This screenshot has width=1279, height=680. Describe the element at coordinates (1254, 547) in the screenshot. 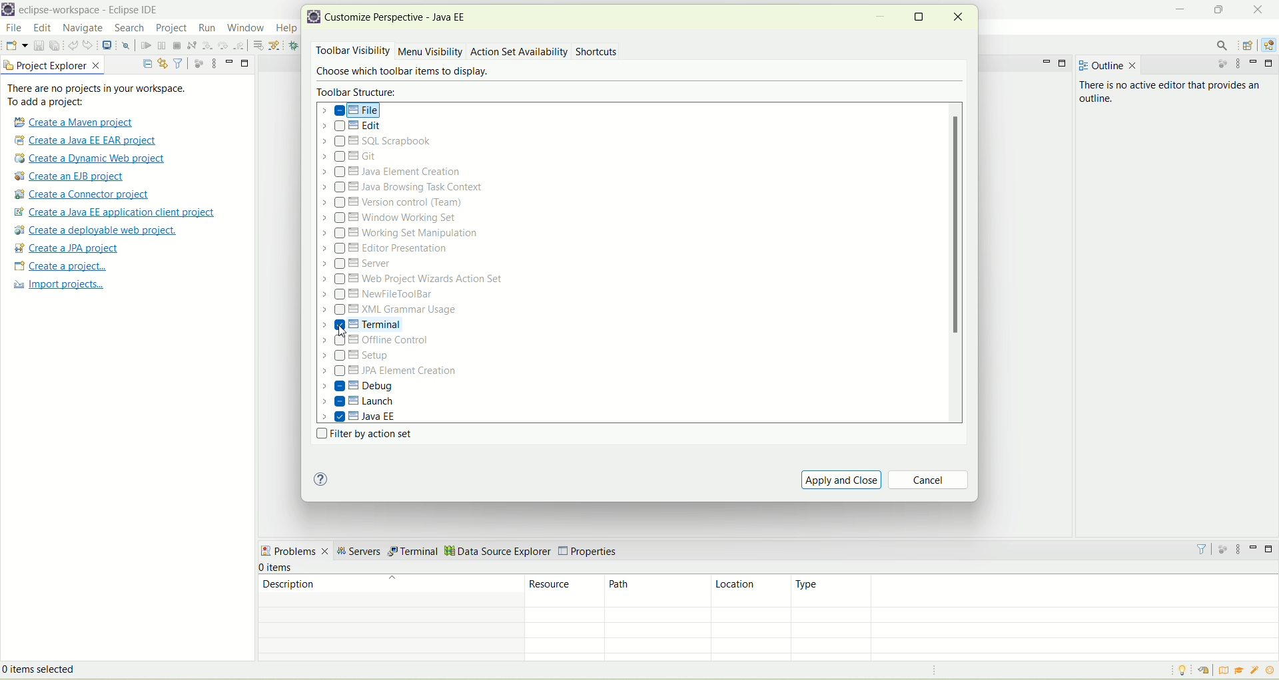

I see `minimize` at that location.